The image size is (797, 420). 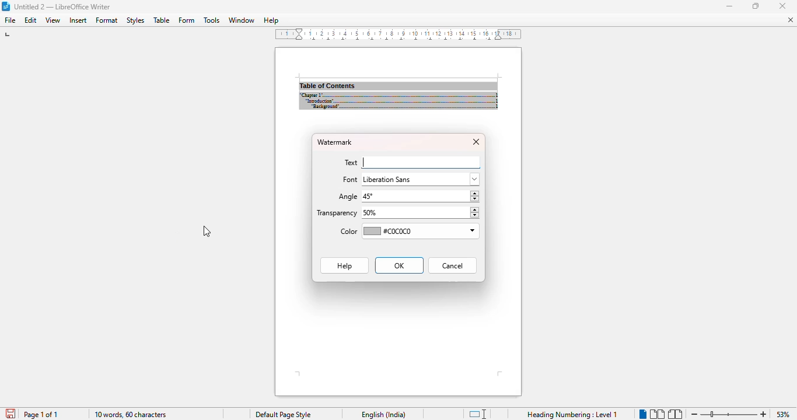 I want to click on cancel, so click(x=453, y=265).